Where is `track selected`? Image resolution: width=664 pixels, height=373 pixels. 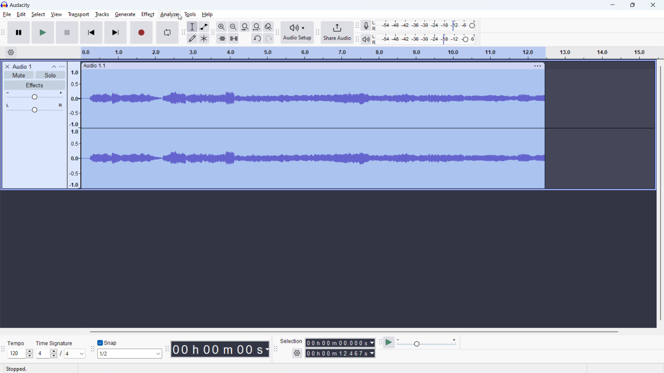 track selected is located at coordinates (312, 130).